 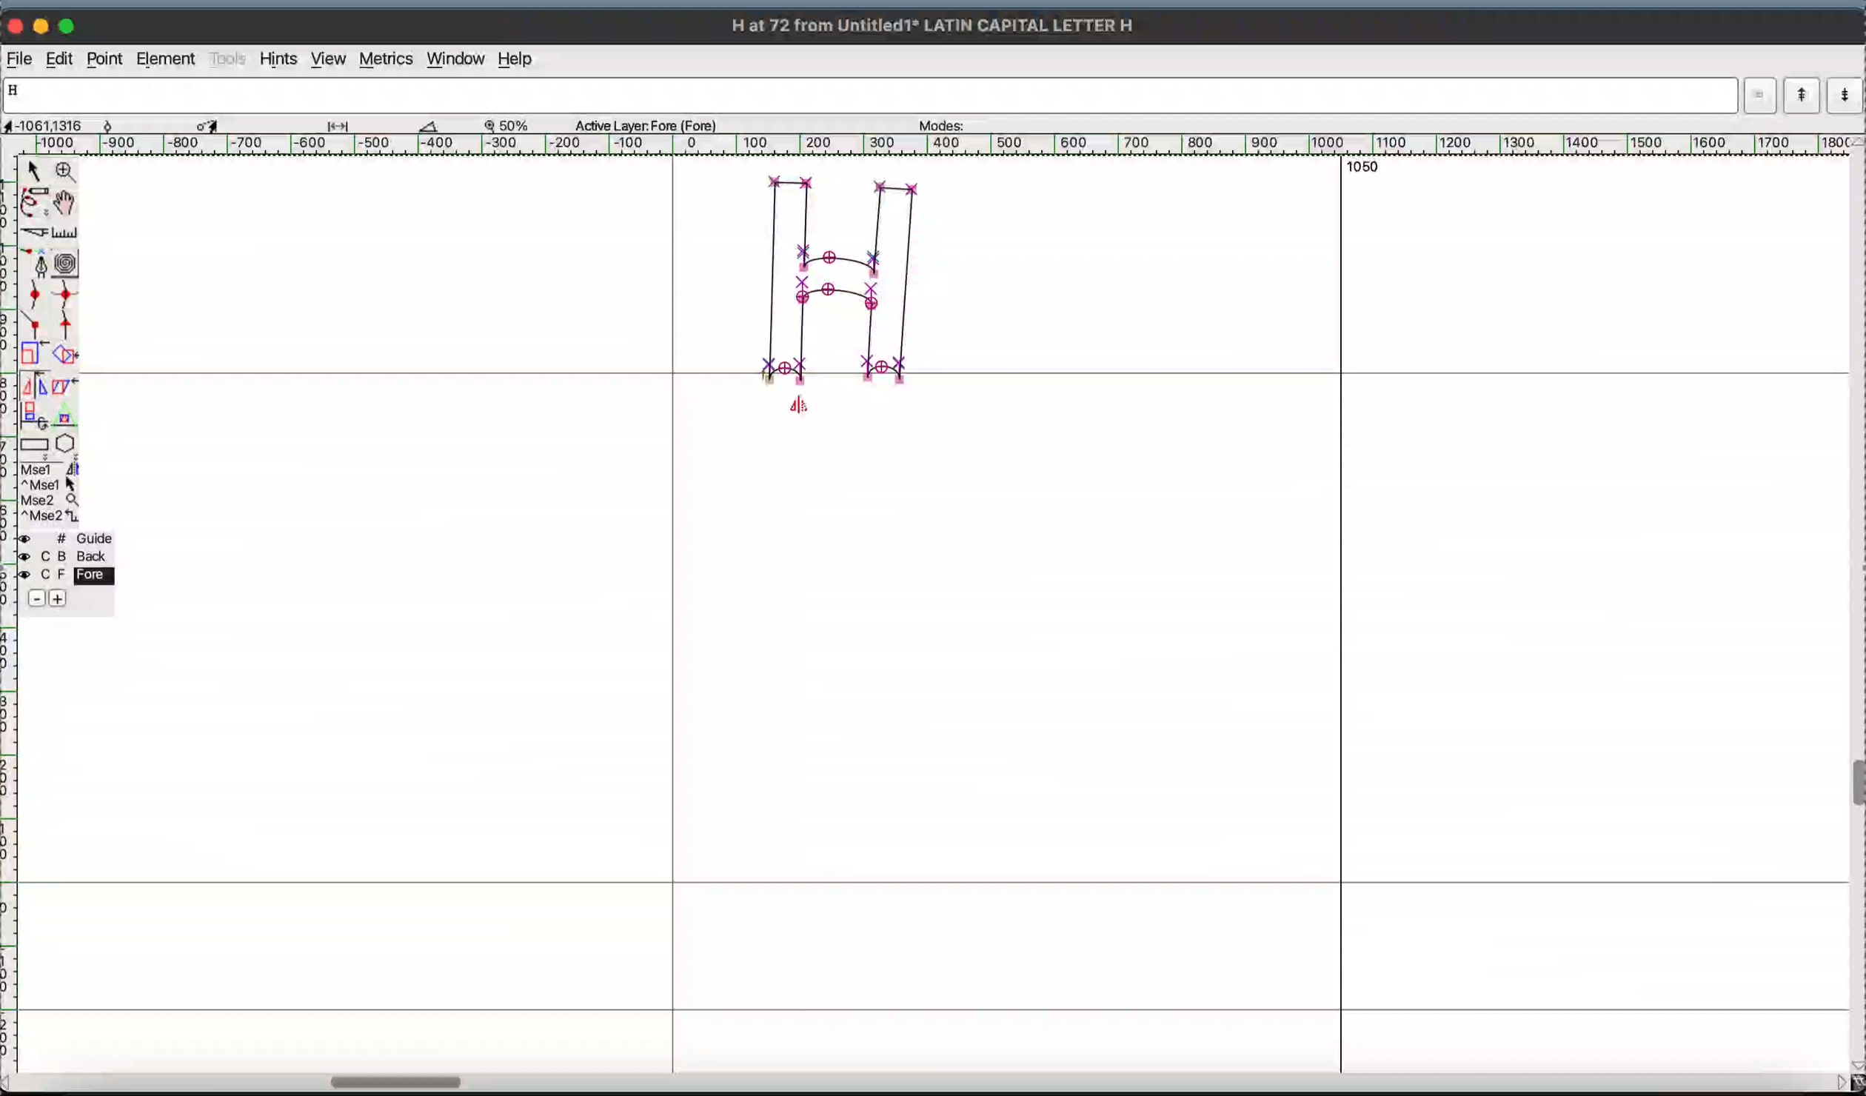 What do you see at coordinates (36, 327) in the screenshot?
I see `corner` at bounding box center [36, 327].